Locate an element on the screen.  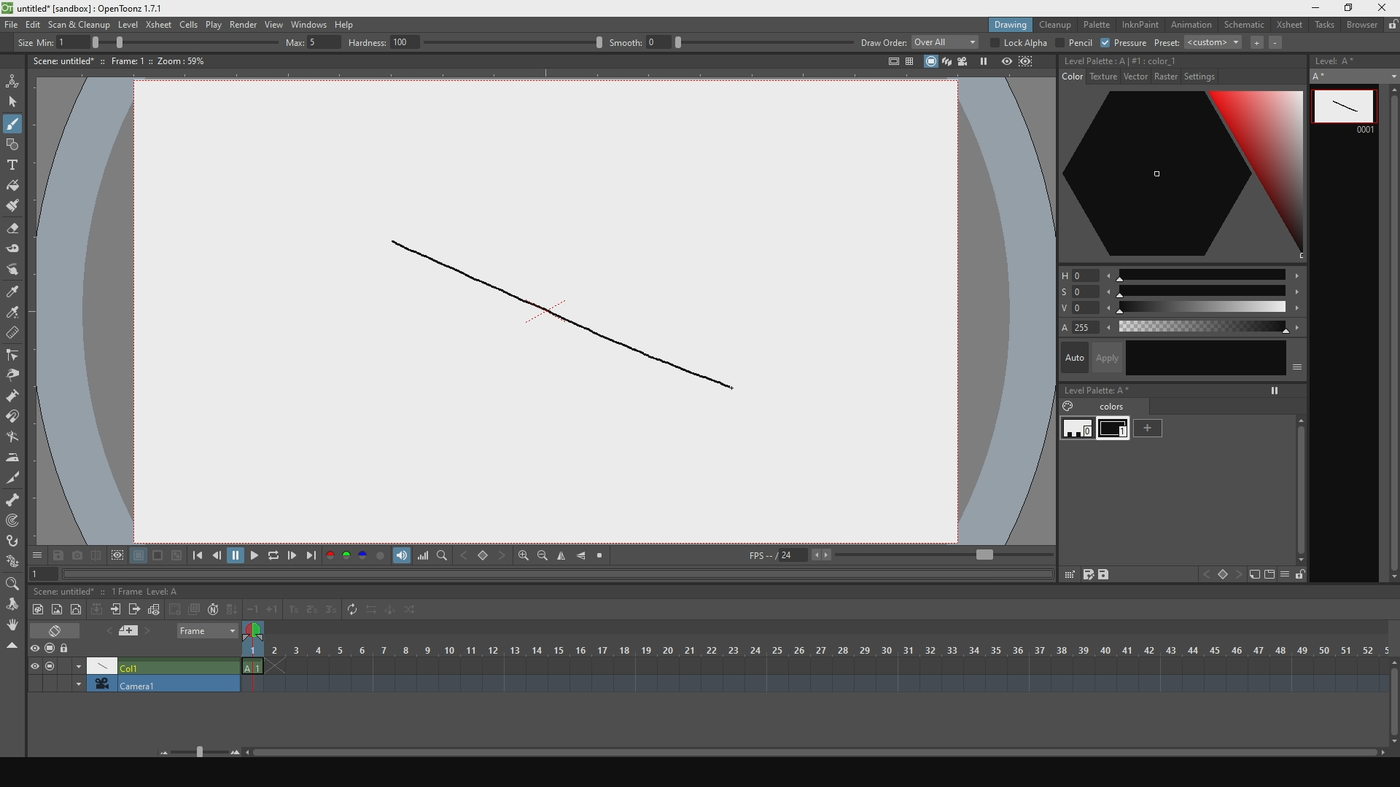
settings is located at coordinates (1207, 77).